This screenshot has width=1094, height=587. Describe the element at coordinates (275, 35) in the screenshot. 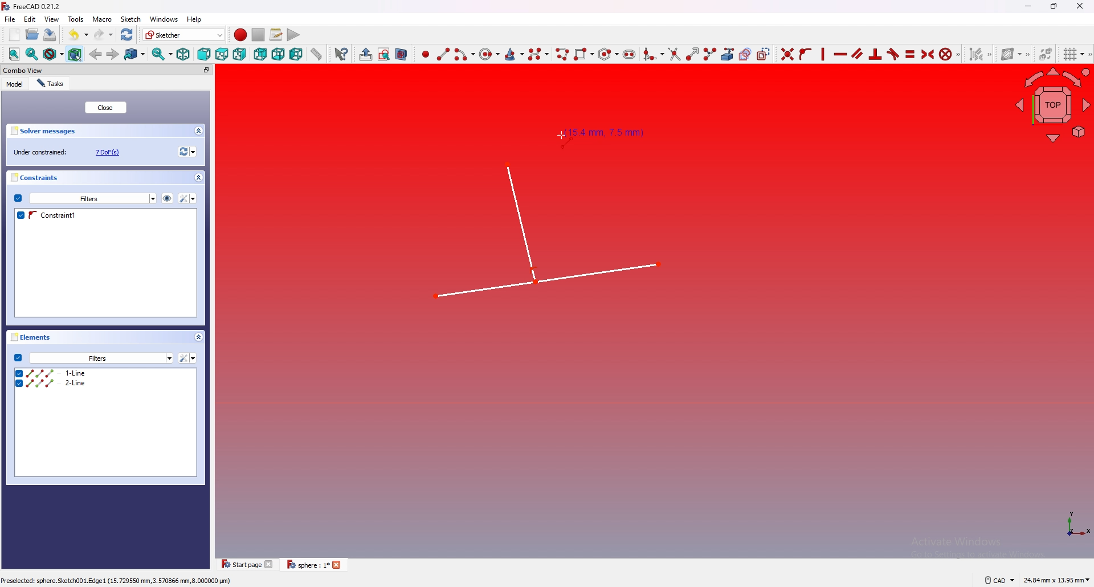

I see `Macros ...` at that location.